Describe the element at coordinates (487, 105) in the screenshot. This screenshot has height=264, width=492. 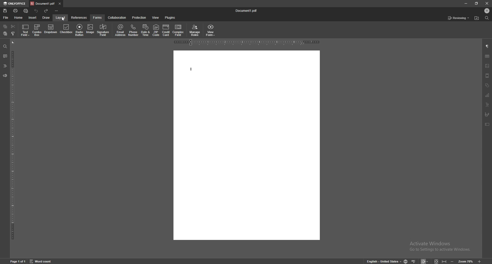
I see `text art` at that location.